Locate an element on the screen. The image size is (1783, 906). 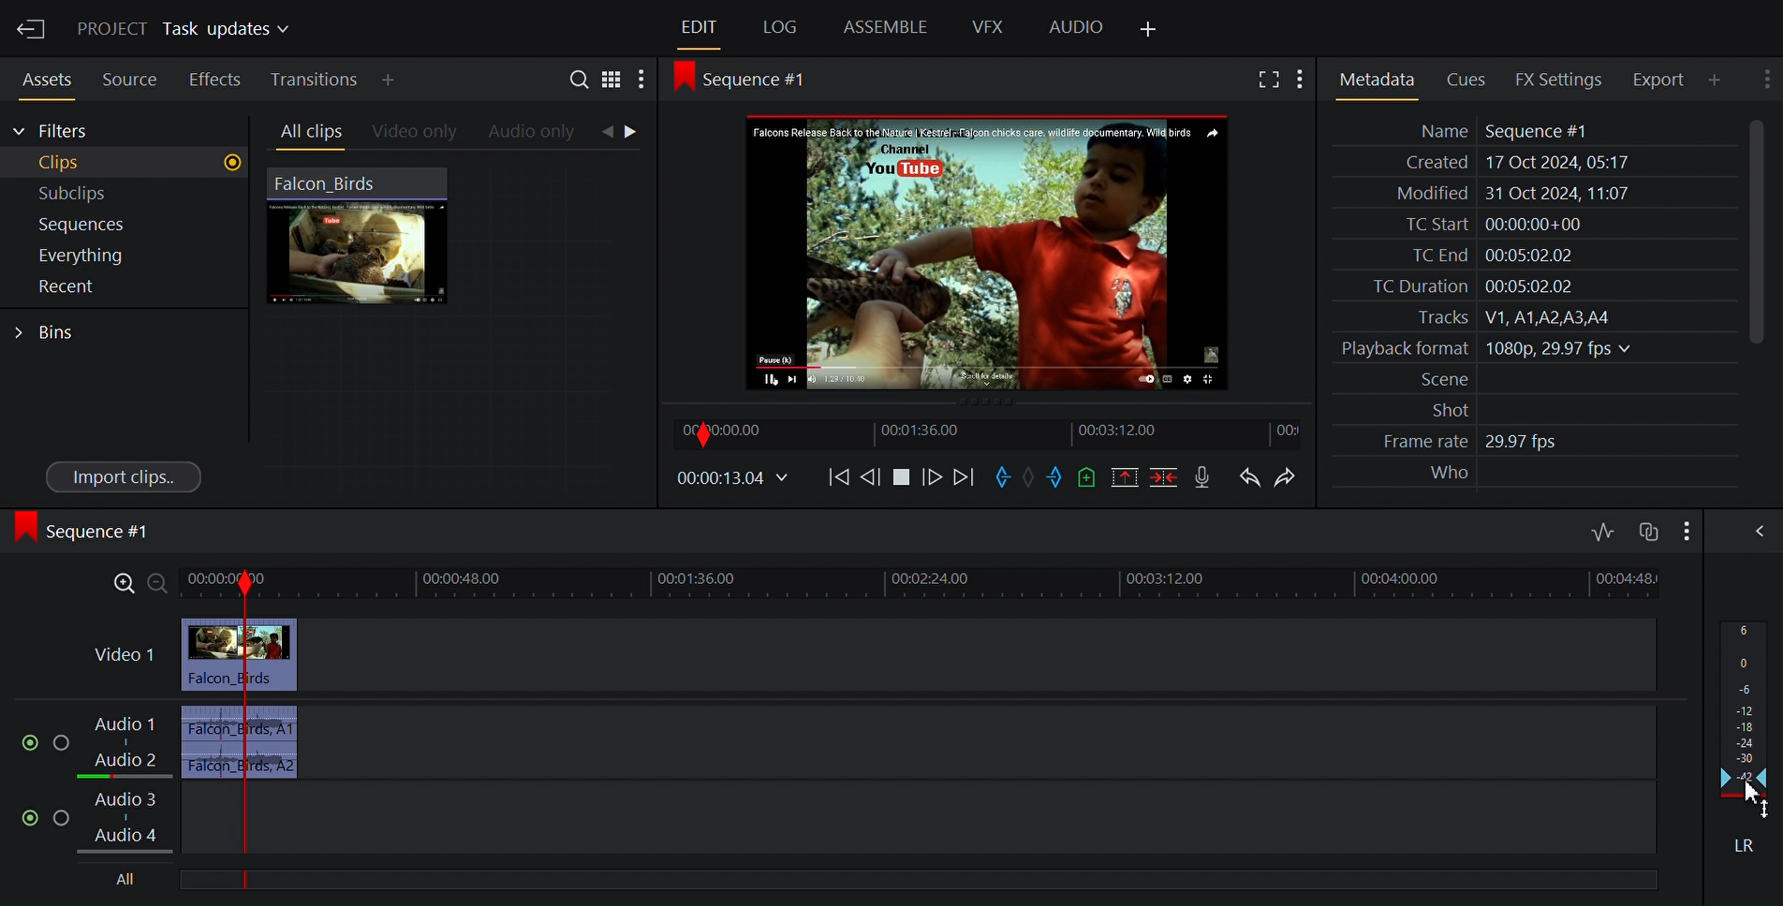
Add Panel is located at coordinates (389, 79).